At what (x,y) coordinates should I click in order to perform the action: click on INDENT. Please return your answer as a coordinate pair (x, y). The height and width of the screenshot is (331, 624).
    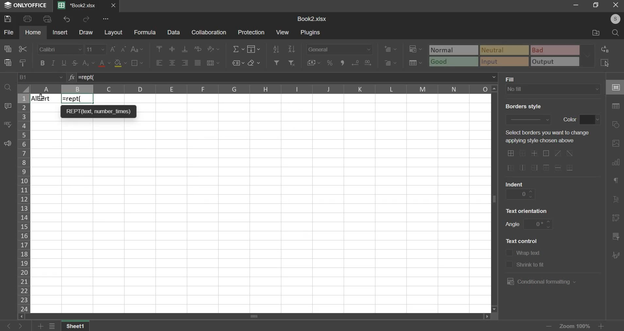
    Looking at the image, I should click on (516, 183).